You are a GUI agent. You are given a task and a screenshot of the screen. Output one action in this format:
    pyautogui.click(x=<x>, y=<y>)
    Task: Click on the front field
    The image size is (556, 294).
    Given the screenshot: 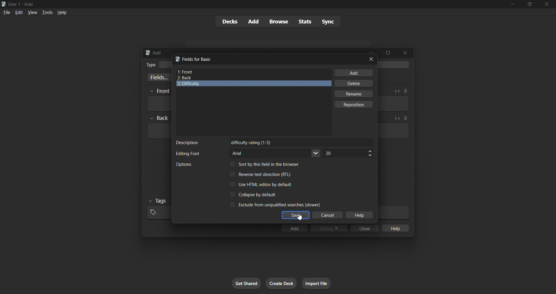 What is the action you would take?
    pyautogui.click(x=254, y=72)
    